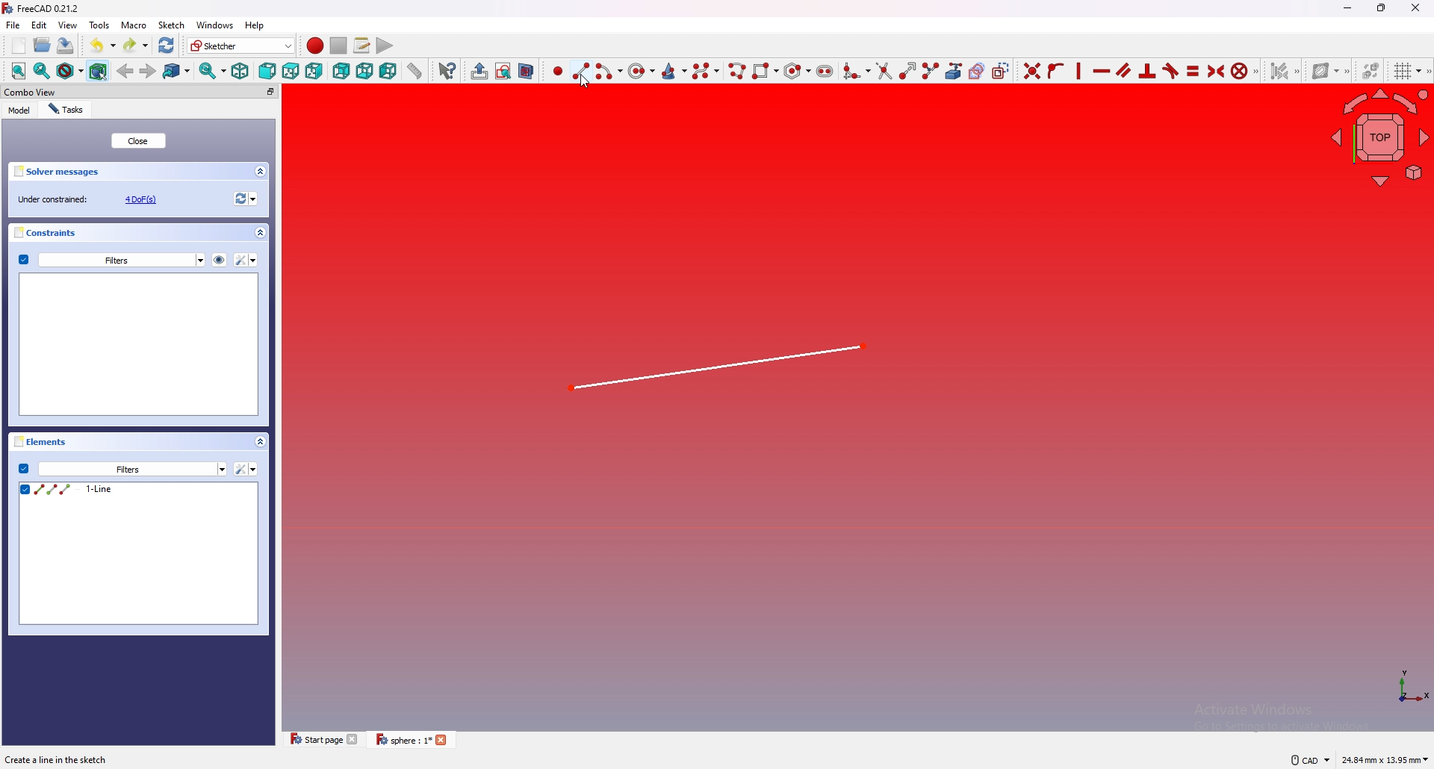 This screenshot has width=1434, height=769. Describe the element at coordinates (68, 25) in the screenshot. I see `View` at that location.